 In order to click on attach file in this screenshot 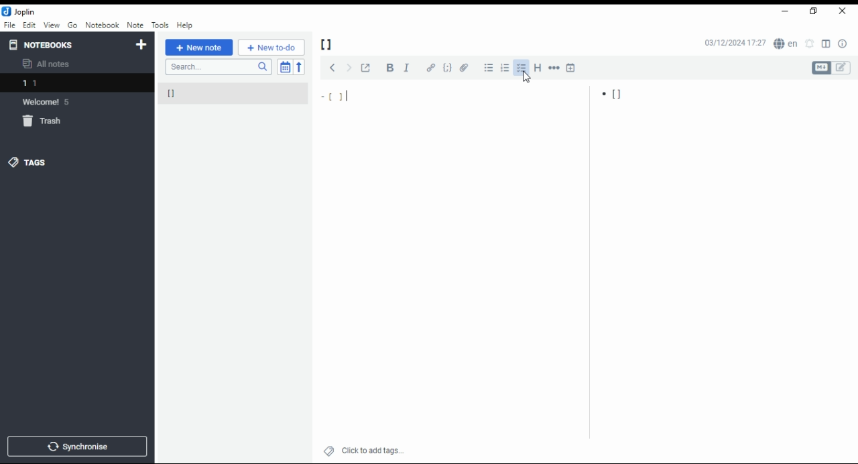, I will do `click(463, 68)`.